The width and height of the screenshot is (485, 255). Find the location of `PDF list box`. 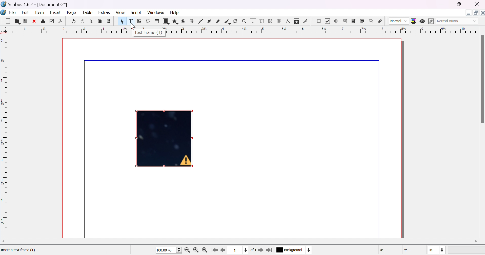

PDF list box is located at coordinates (362, 21).